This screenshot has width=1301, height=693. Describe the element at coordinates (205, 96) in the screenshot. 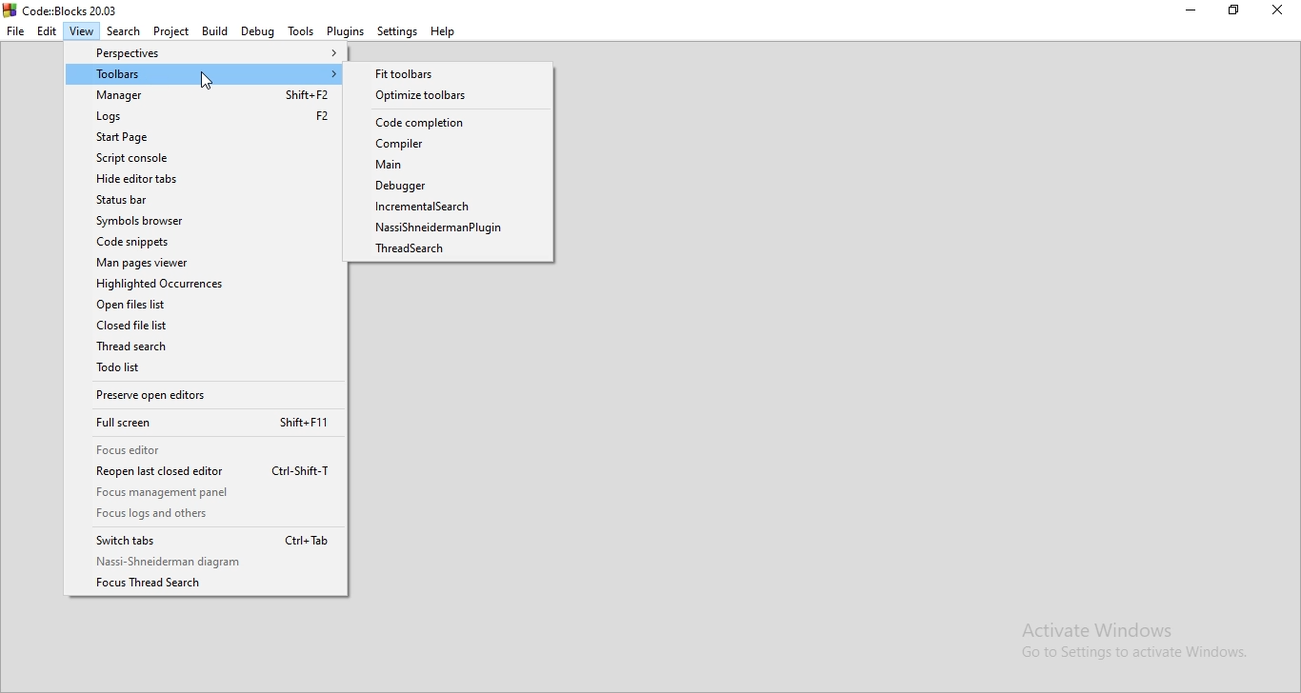

I see `Manager` at that location.